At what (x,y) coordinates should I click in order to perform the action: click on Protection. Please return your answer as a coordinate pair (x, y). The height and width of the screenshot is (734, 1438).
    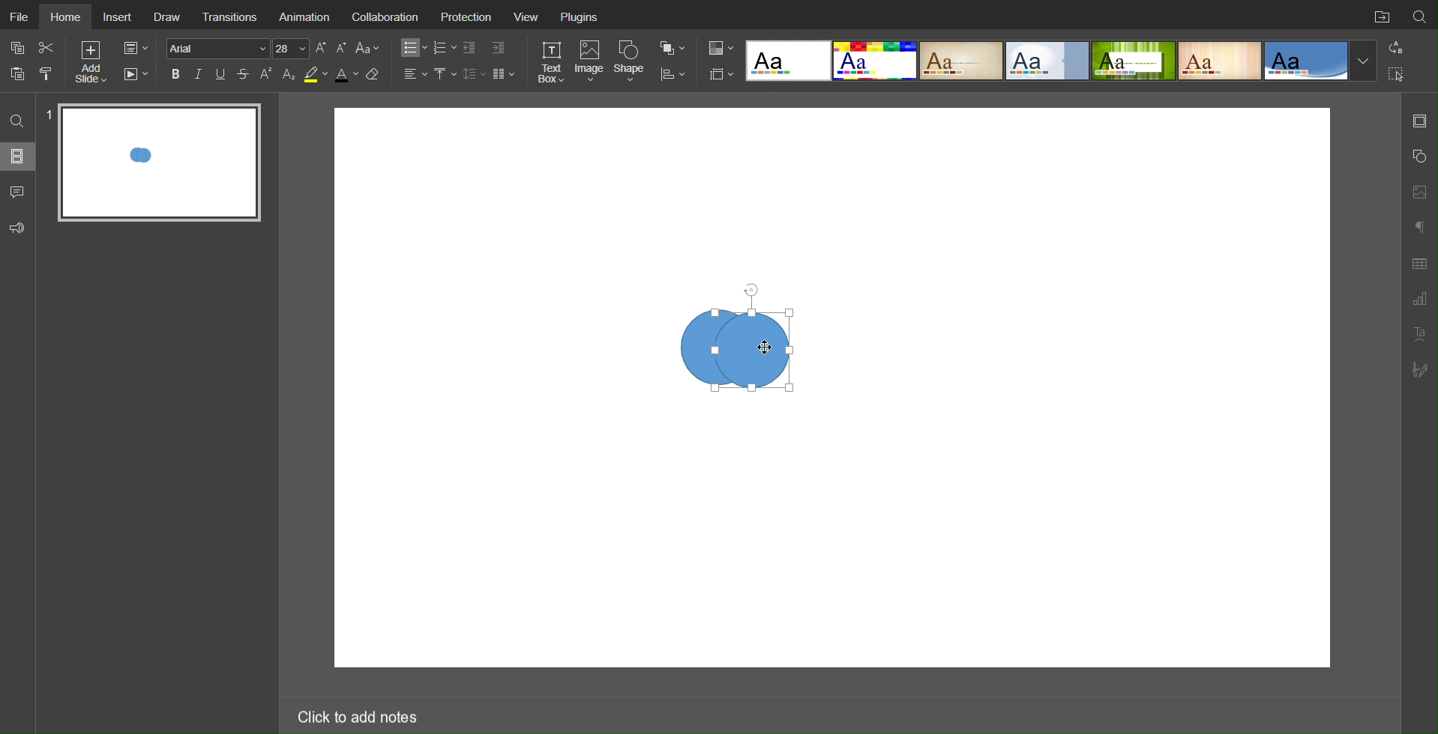
    Looking at the image, I should click on (471, 19).